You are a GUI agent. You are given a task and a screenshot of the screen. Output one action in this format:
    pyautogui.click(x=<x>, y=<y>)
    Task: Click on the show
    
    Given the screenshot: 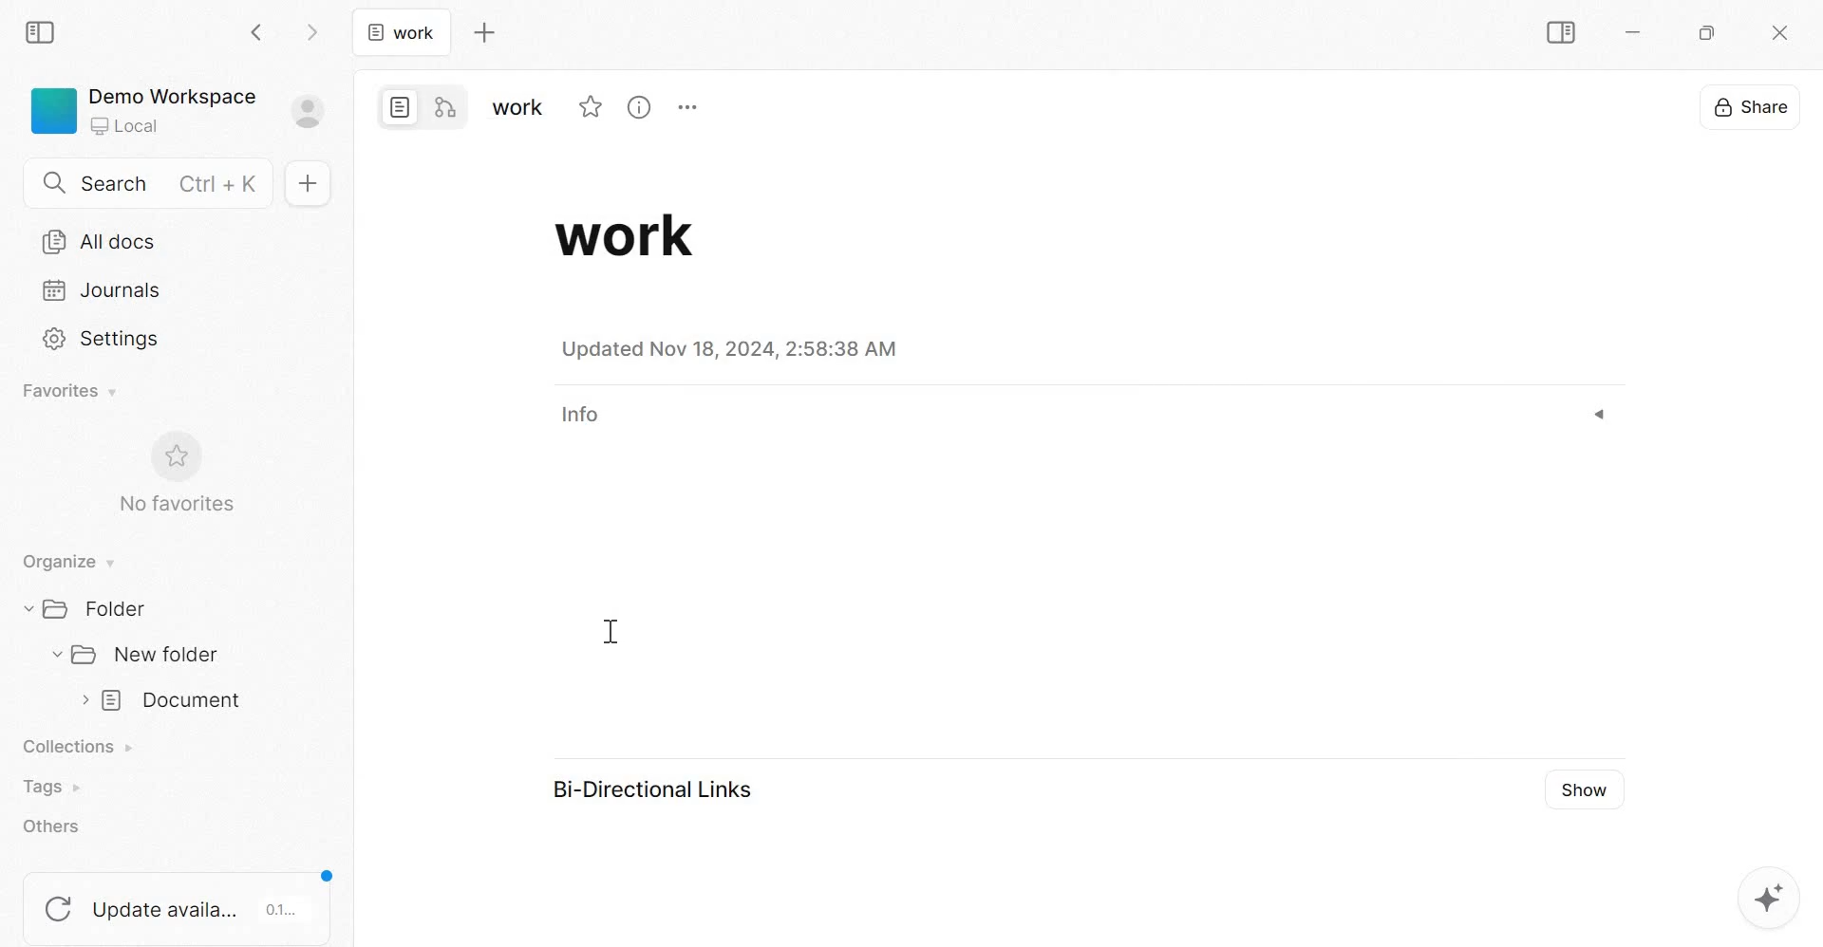 What is the action you would take?
    pyautogui.click(x=1582, y=789)
    